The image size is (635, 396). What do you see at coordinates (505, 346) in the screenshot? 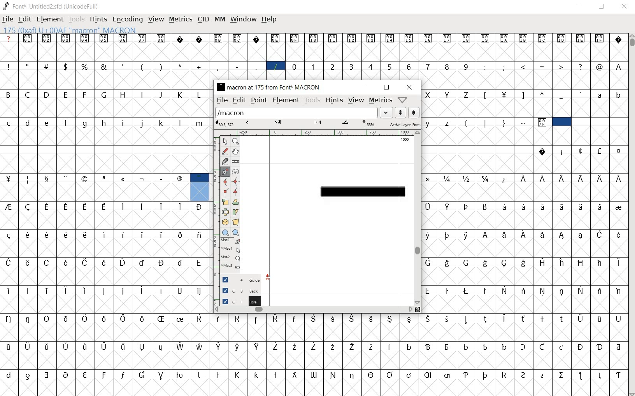
I see `Symbol` at bounding box center [505, 346].